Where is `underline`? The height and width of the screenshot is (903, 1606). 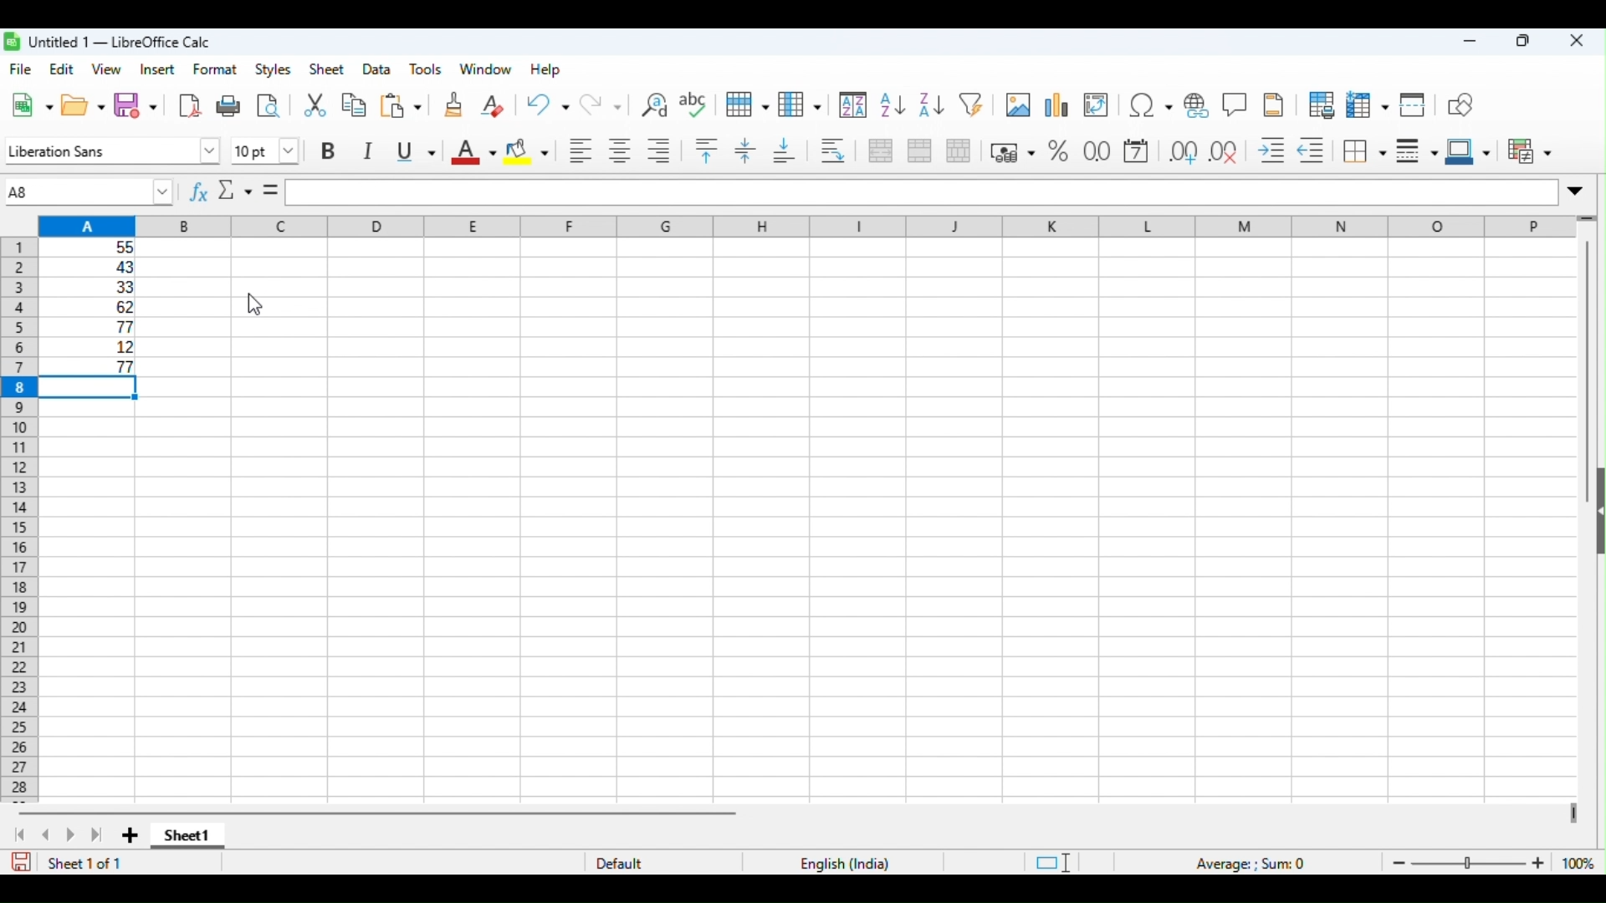
underline is located at coordinates (418, 151).